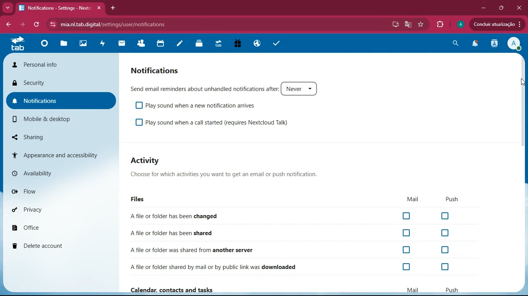 This screenshot has width=528, height=296. Describe the element at coordinates (184, 233) in the screenshot. I see `A file or folder has been shared` at that location.